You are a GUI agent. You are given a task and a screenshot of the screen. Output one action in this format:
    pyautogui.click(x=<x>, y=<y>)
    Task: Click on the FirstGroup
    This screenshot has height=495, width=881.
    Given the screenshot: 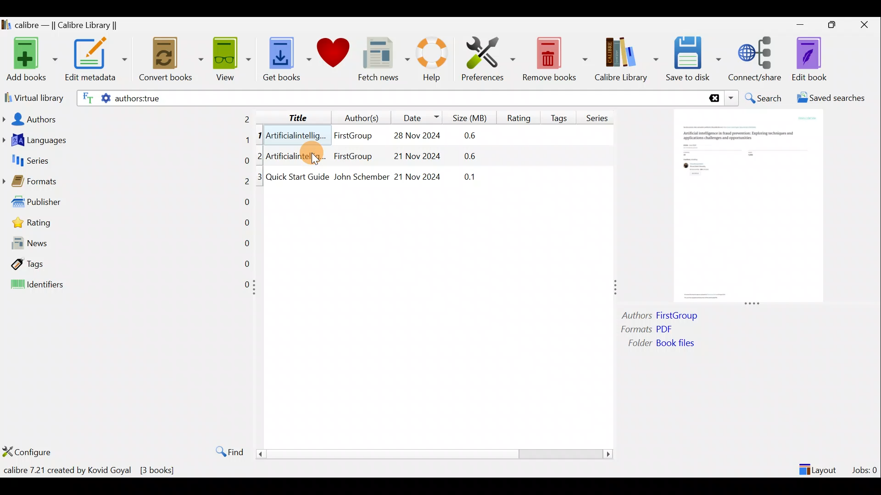 What is the action you would take?
    pyautogui.click(x=352, y=134)
    